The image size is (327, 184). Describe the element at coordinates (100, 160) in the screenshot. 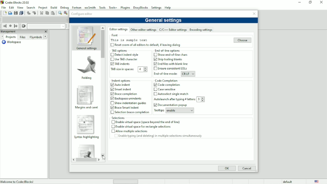

I see `Forward` at that location.